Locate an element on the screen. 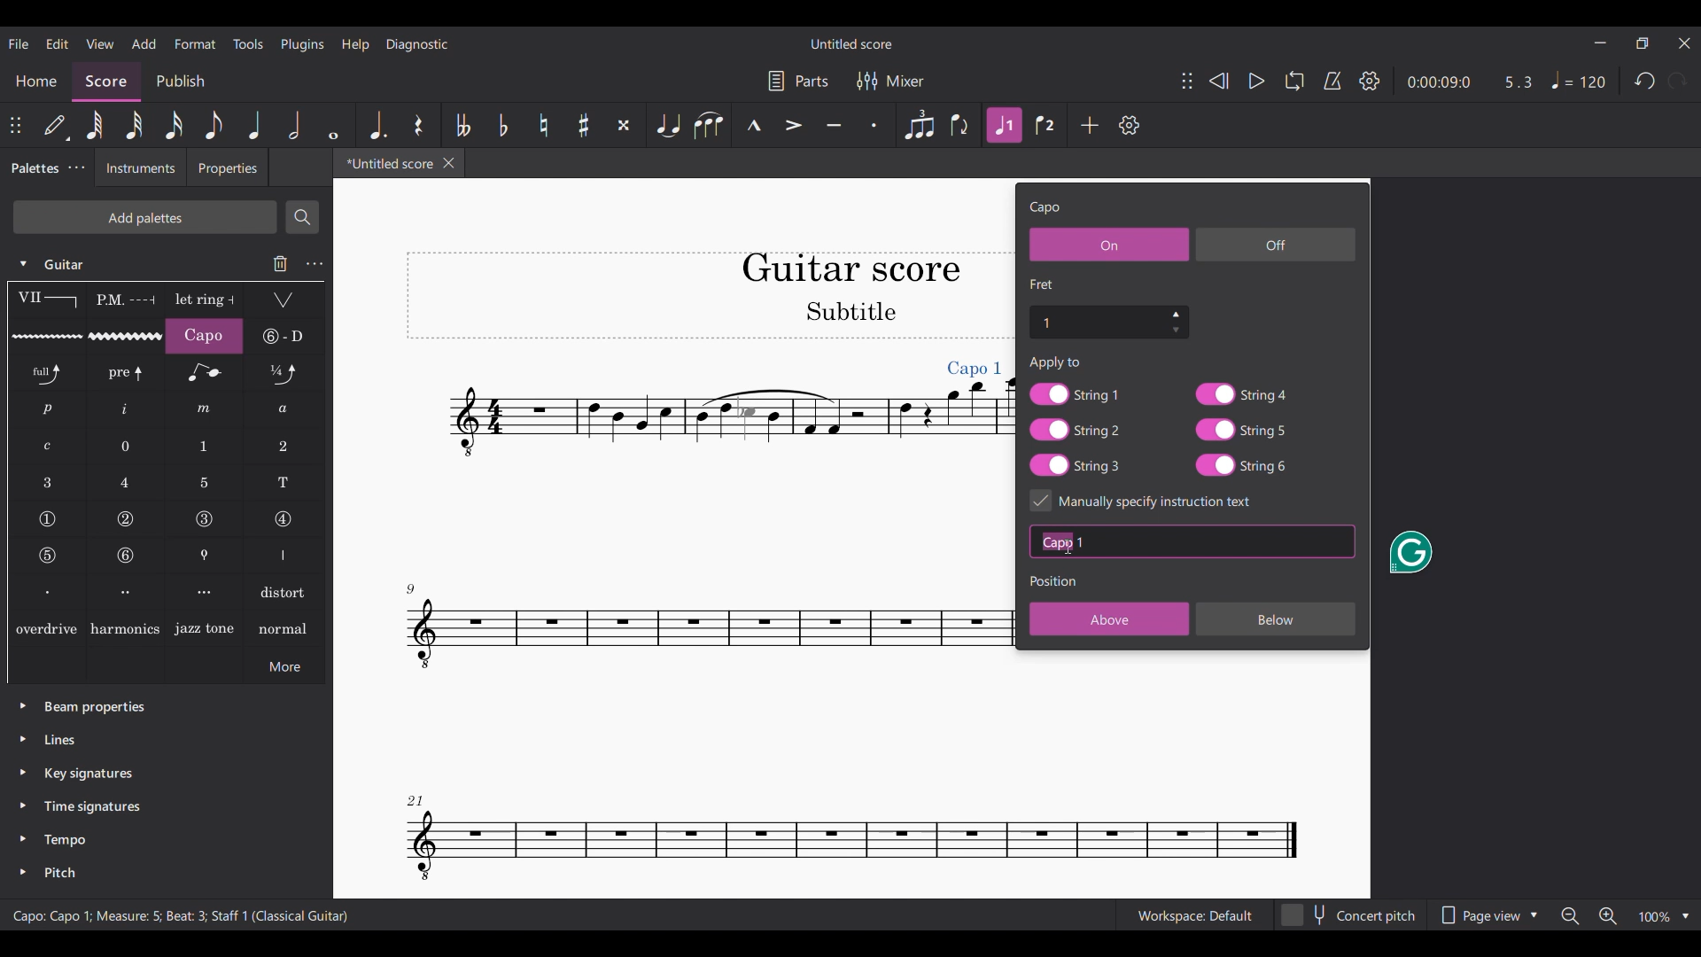  Guitar settings is located at coordinates (315, 264).